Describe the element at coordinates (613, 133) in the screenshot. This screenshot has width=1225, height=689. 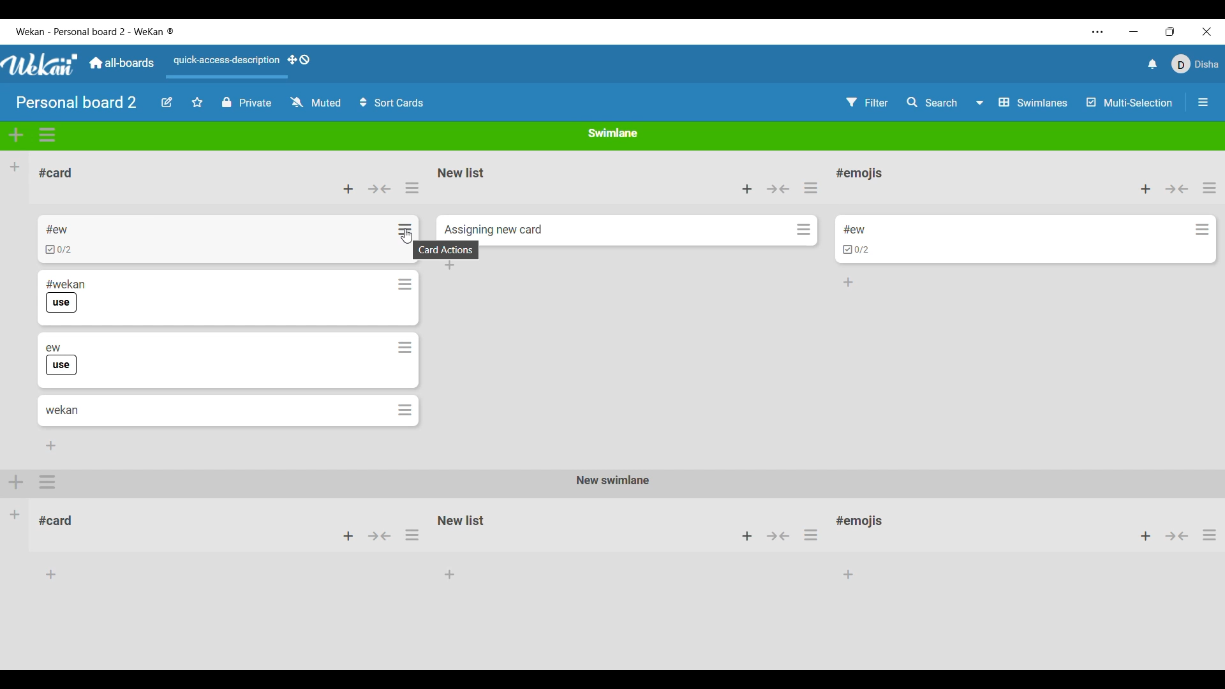
I see `Current swimlane` at that location.